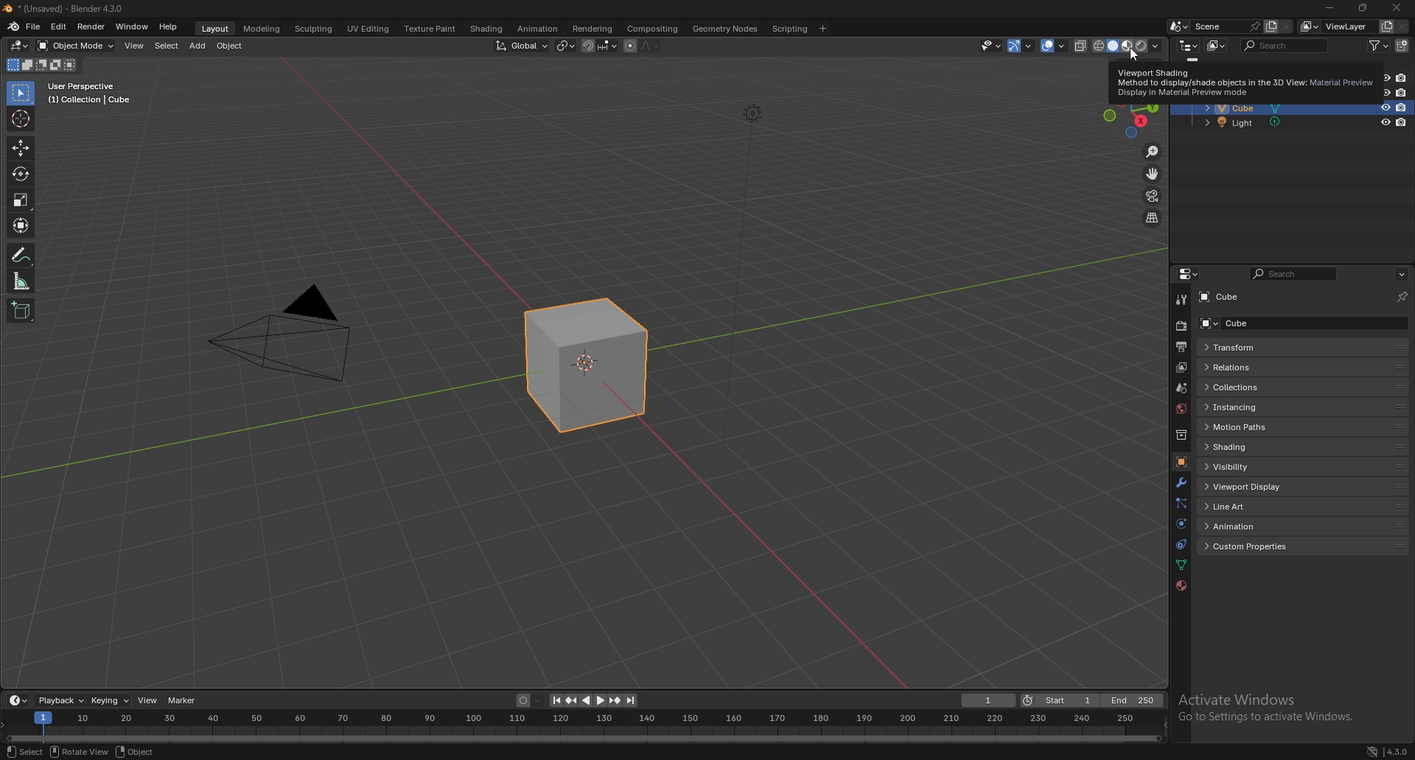 Image resolution: width=1415 pixels, height=760 pixels. Describe the element at coordinates (22, 148) in the screenshot. I see `move` at that location.